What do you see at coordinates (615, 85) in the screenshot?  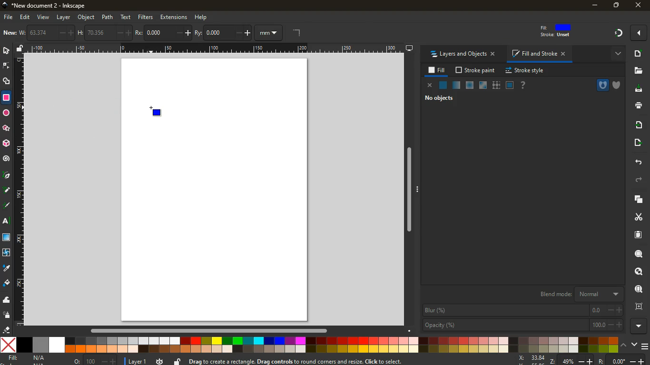 I see `shield` at bounding box center [615, 85].